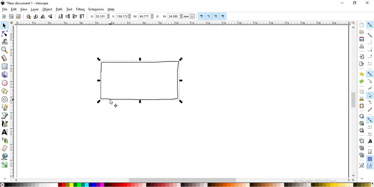  What do you see at coordinates (5, 100) in the screenshot?
I see `create spirals` at bounding box center [5, 100].